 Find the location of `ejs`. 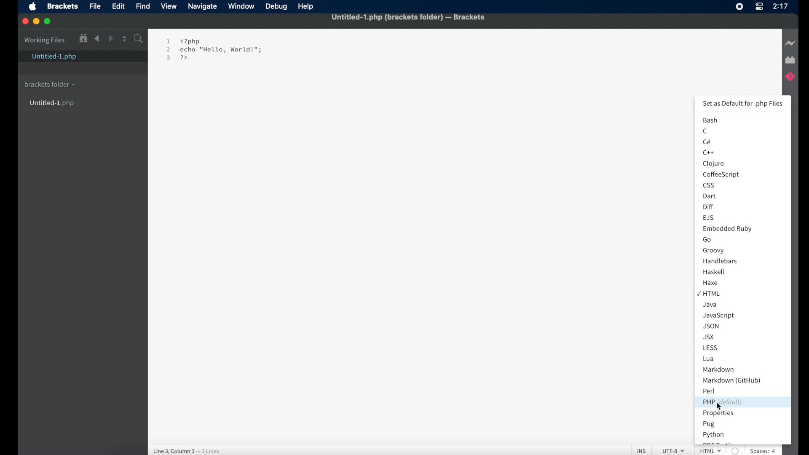

ejs is located at coordinates (709, 218).